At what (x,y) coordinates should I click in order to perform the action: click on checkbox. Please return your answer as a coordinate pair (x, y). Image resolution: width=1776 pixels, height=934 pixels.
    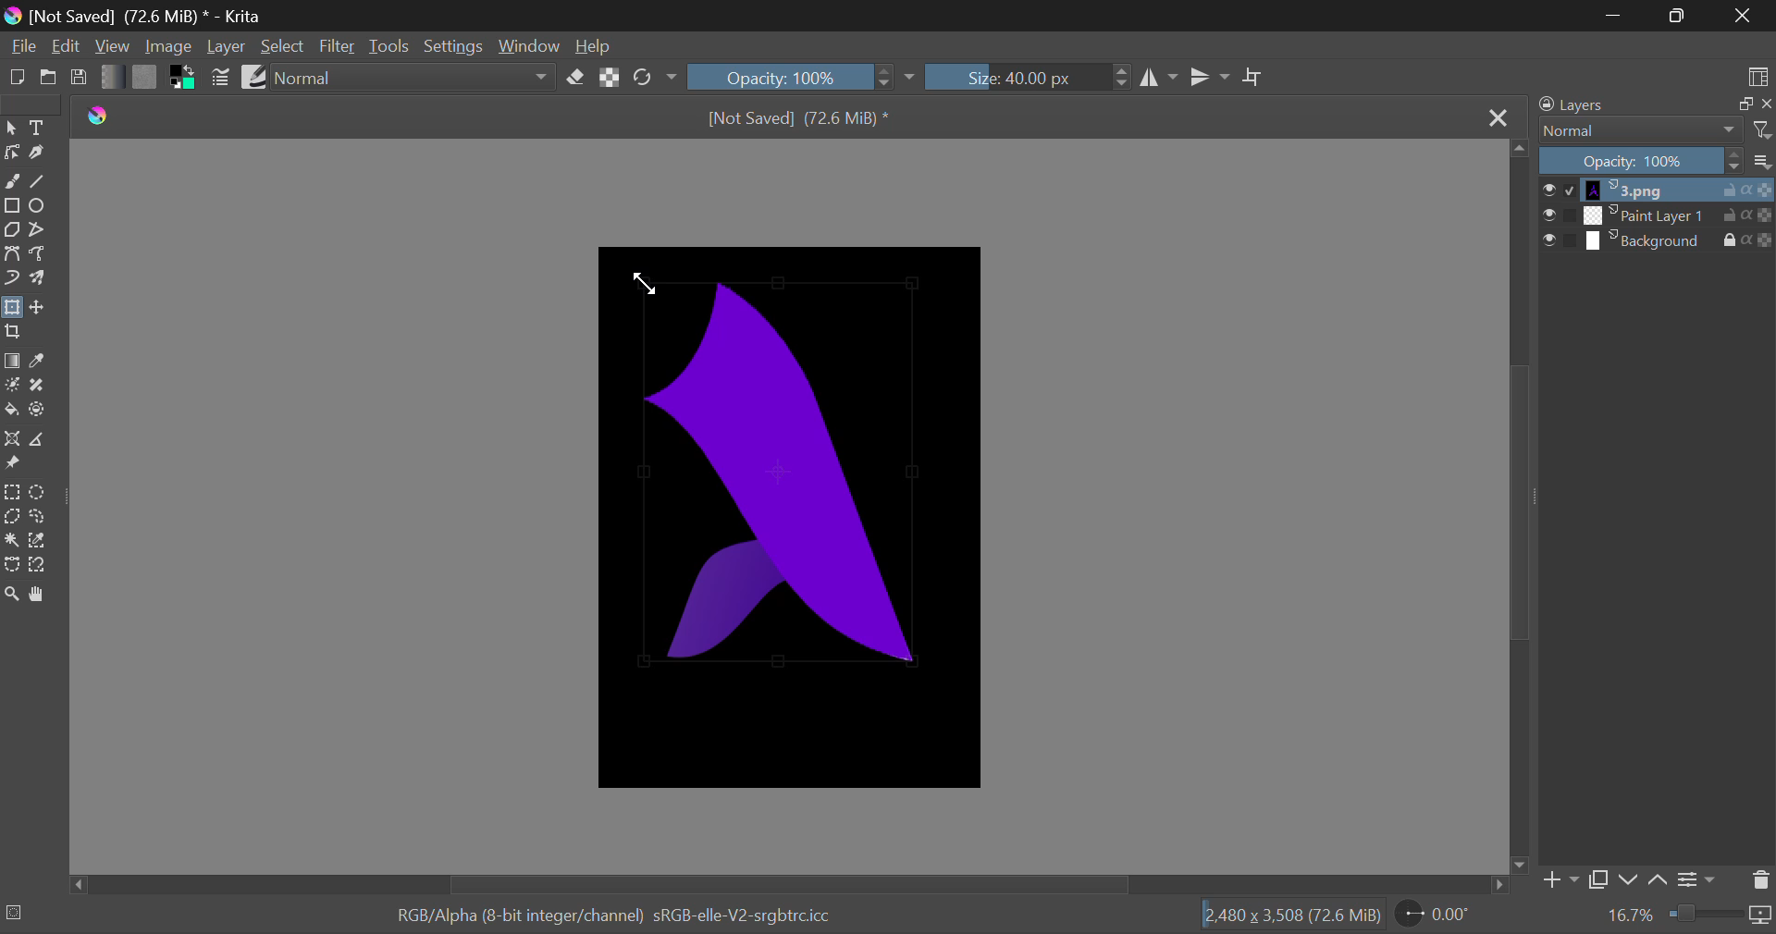
    Looking at the image, I should click on (1558, 215).